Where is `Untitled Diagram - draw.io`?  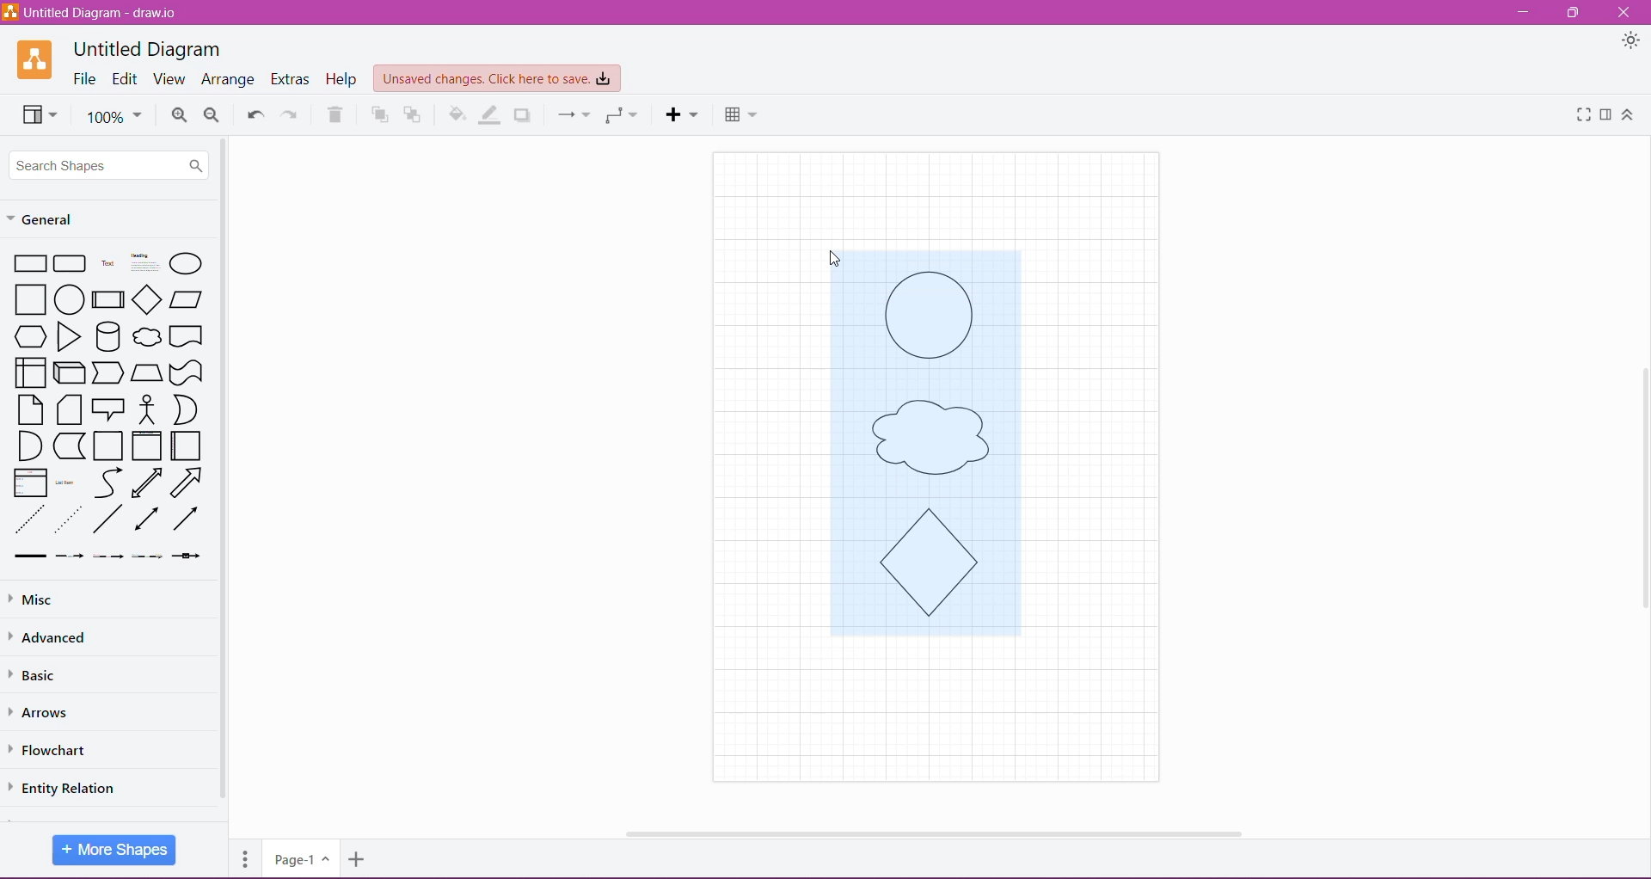
Untitled Diagram - draw.io is located at coordinates (96, 15).